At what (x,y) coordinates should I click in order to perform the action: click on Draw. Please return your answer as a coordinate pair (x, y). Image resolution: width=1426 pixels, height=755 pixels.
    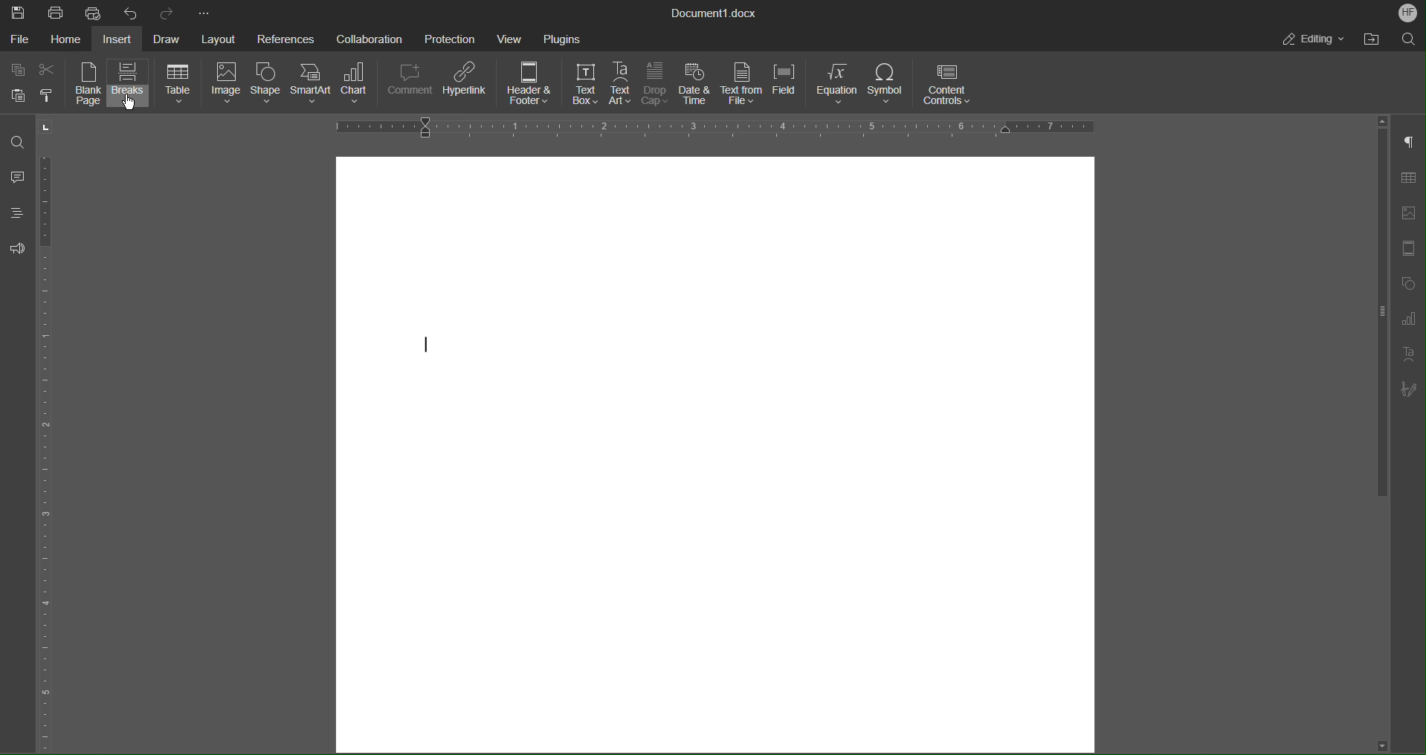
    Looking at the image, I should click on (170, 37).